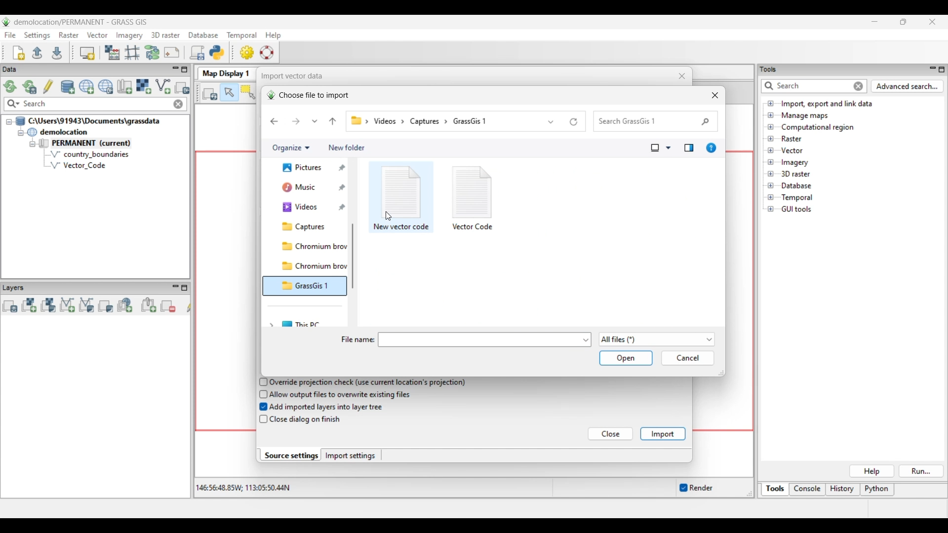  Describe the element at coordinates (663, 434) in the screenshot. I see `Import` at that location.